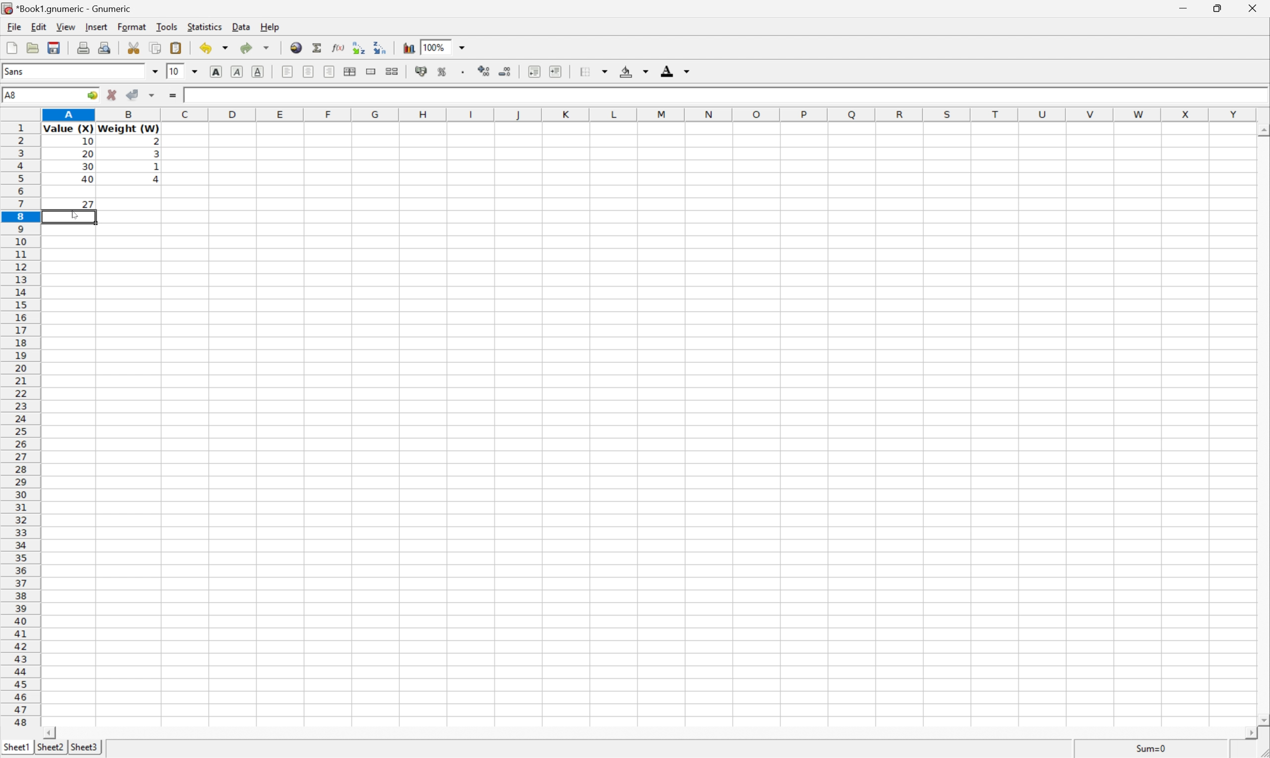  What do you see at coordinates (593, 69) in the screenshot?
I see `Borders` at bounding box center [593, 69].